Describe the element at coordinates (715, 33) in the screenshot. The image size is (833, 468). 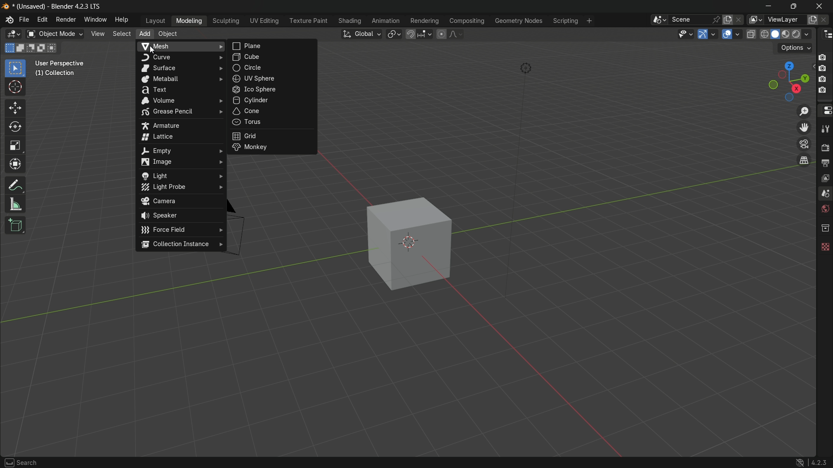
I see `gizmos` at that location.